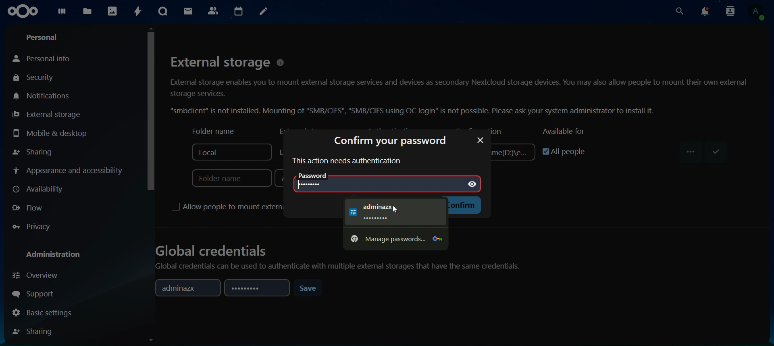 This screenshot has height=346, width=774. Describe the element at coordinates (113, 11) in the screenshot. I see `photos` at that location.